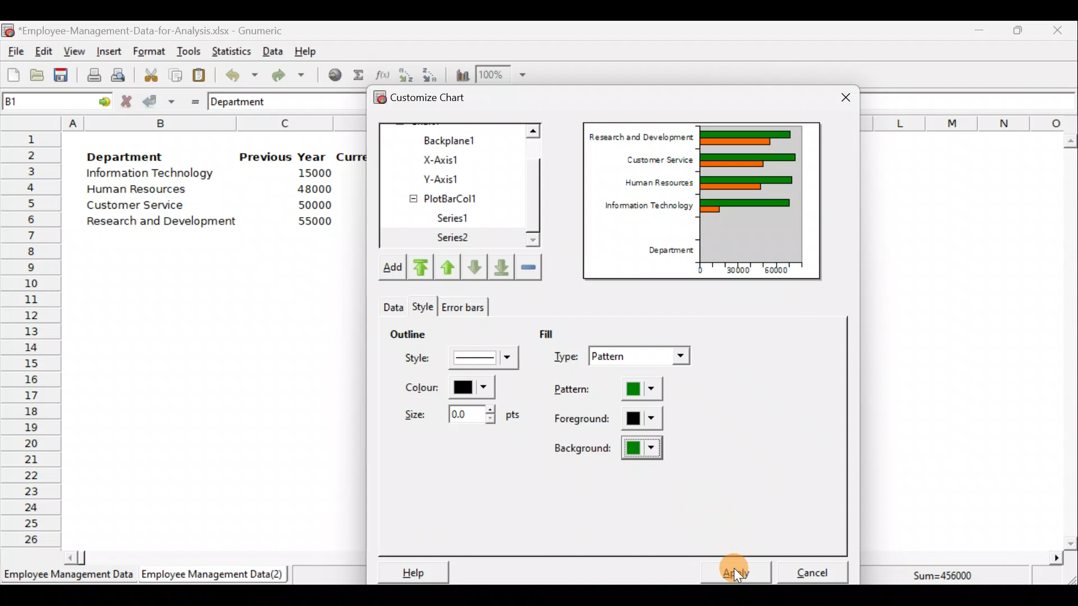 The width and height of the screenshot is (1078, 606). Describe the element at coordinates (528, 266) in the screenshot. I see `Remove` at that location.